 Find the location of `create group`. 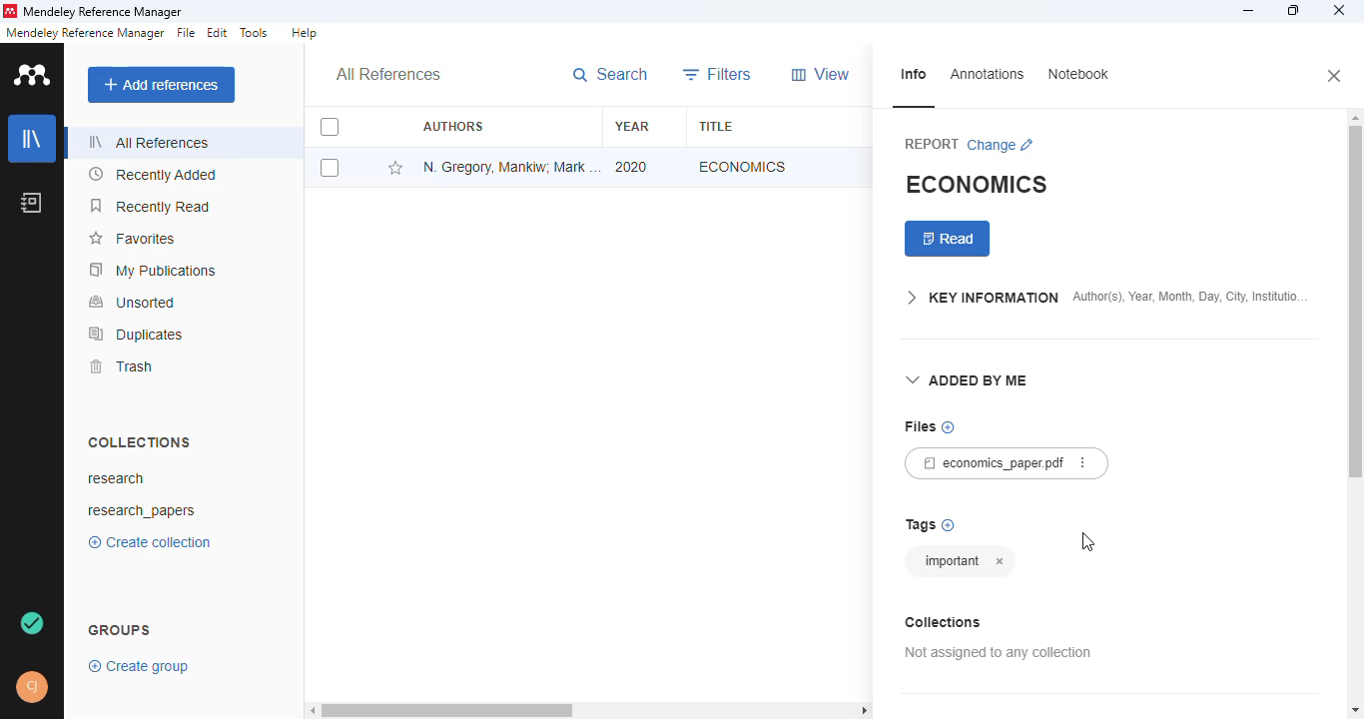

create group is located at coordinates (139, 667).